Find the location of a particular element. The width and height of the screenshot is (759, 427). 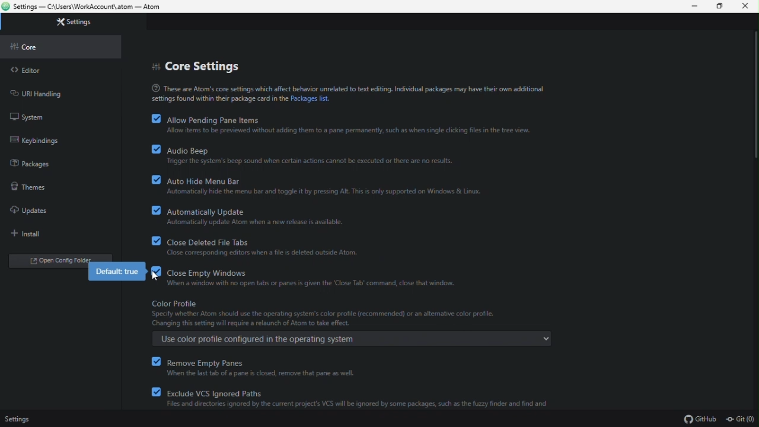

core is located at coordinates (29, 47).